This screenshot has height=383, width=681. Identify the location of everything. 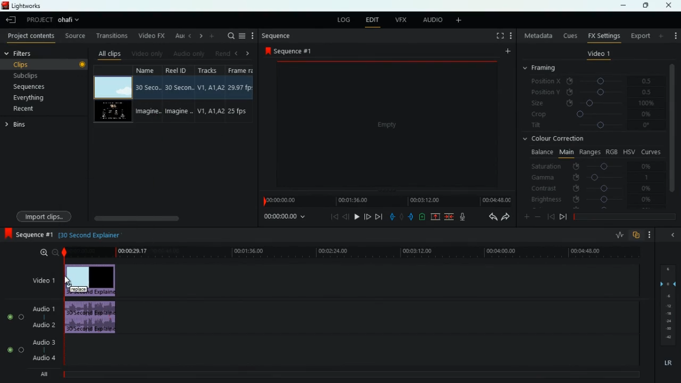
(30, 99).